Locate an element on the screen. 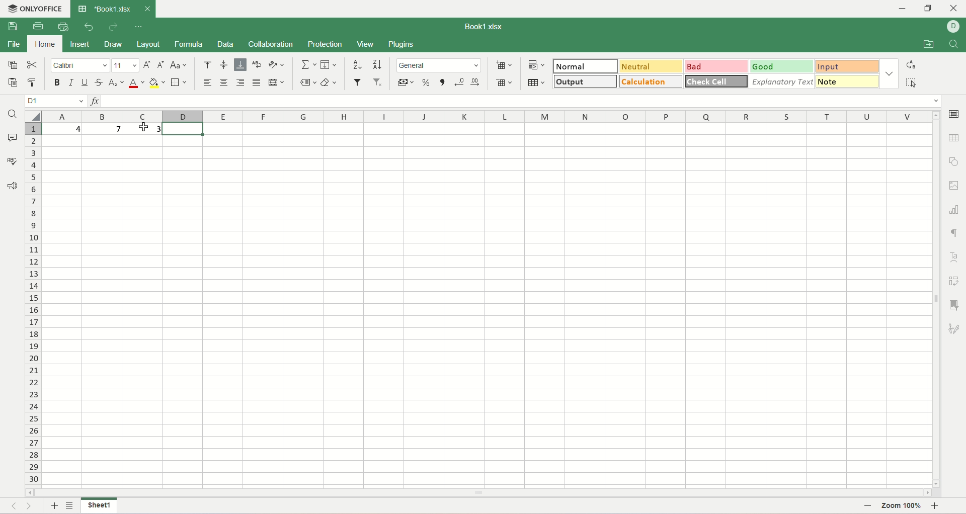 This screenshot has height=514, width=966. username is located at coordinates (953, 28).